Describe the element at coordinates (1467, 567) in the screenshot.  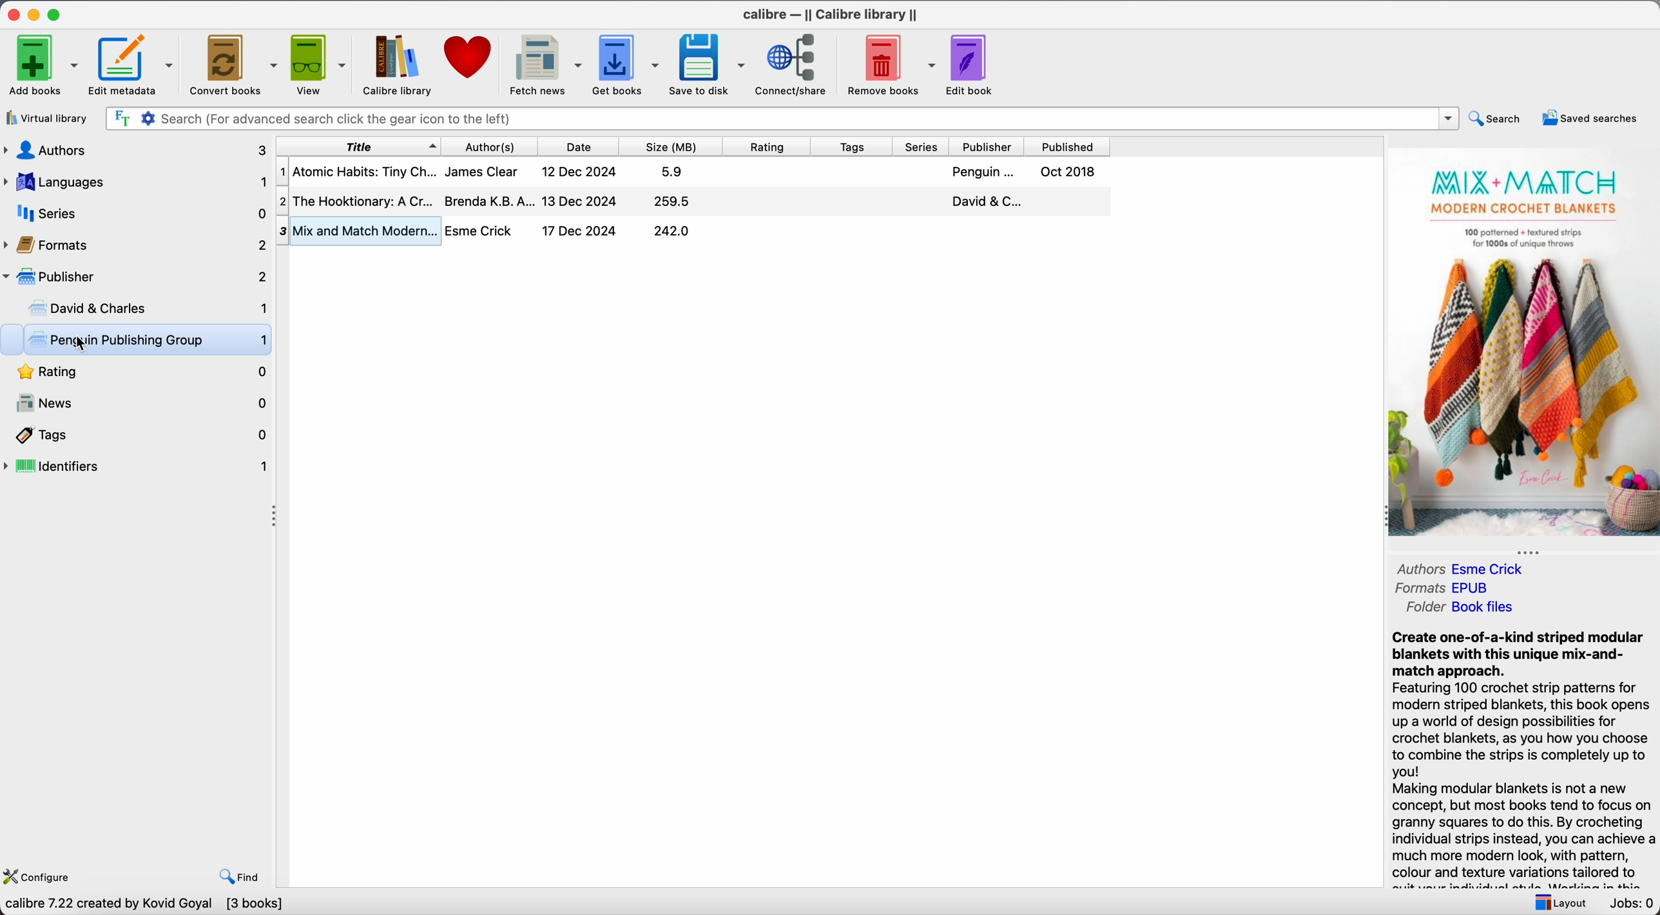
I see `Authors Esme Crick` at that location.